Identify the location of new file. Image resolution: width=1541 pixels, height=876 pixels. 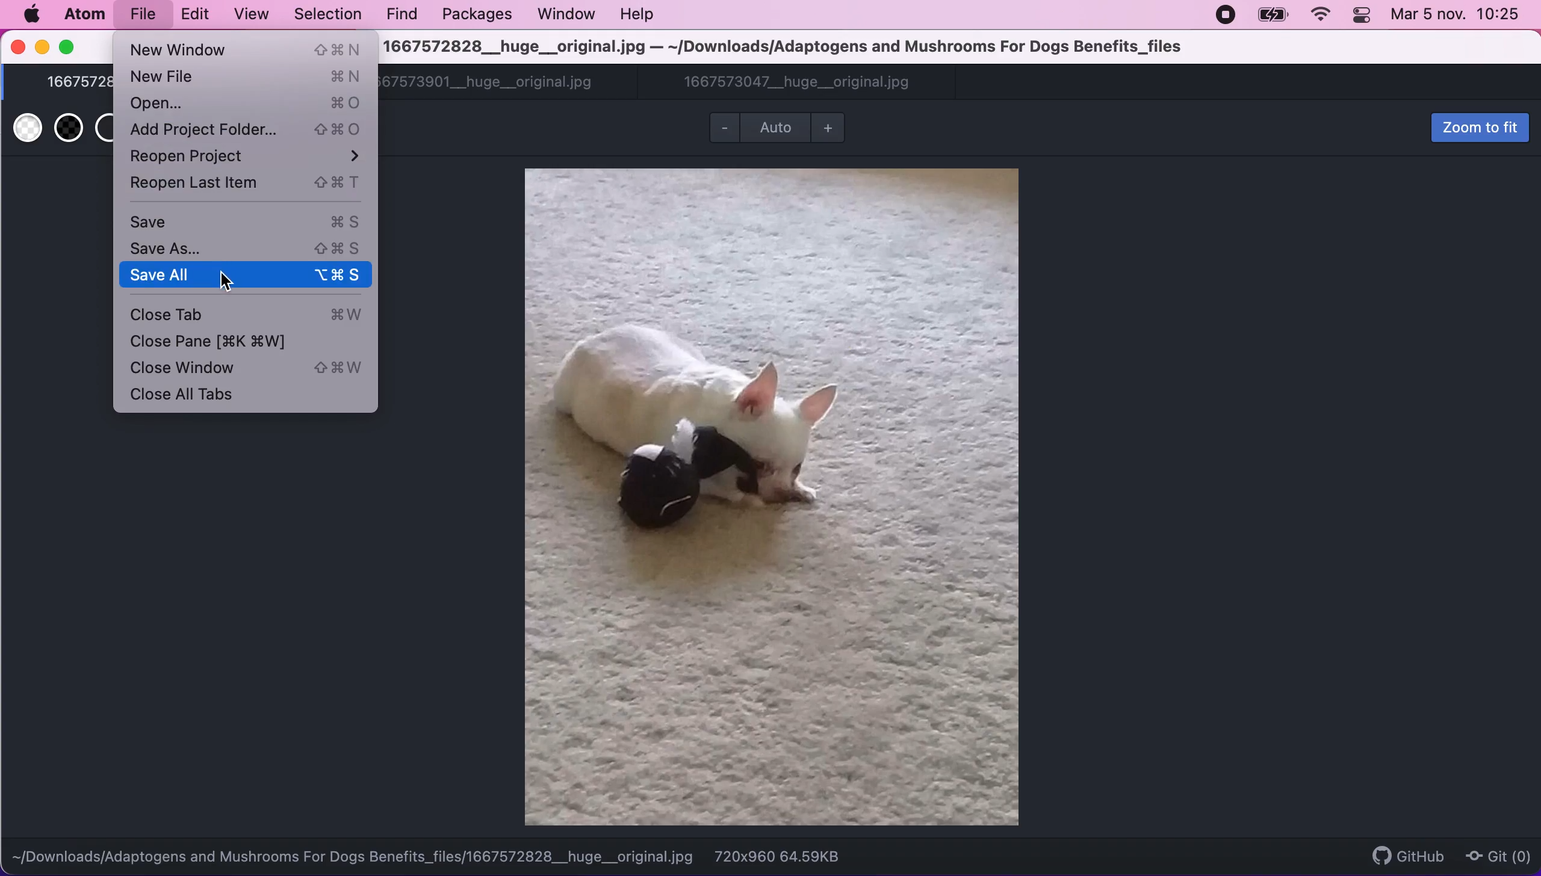
(247, 79).